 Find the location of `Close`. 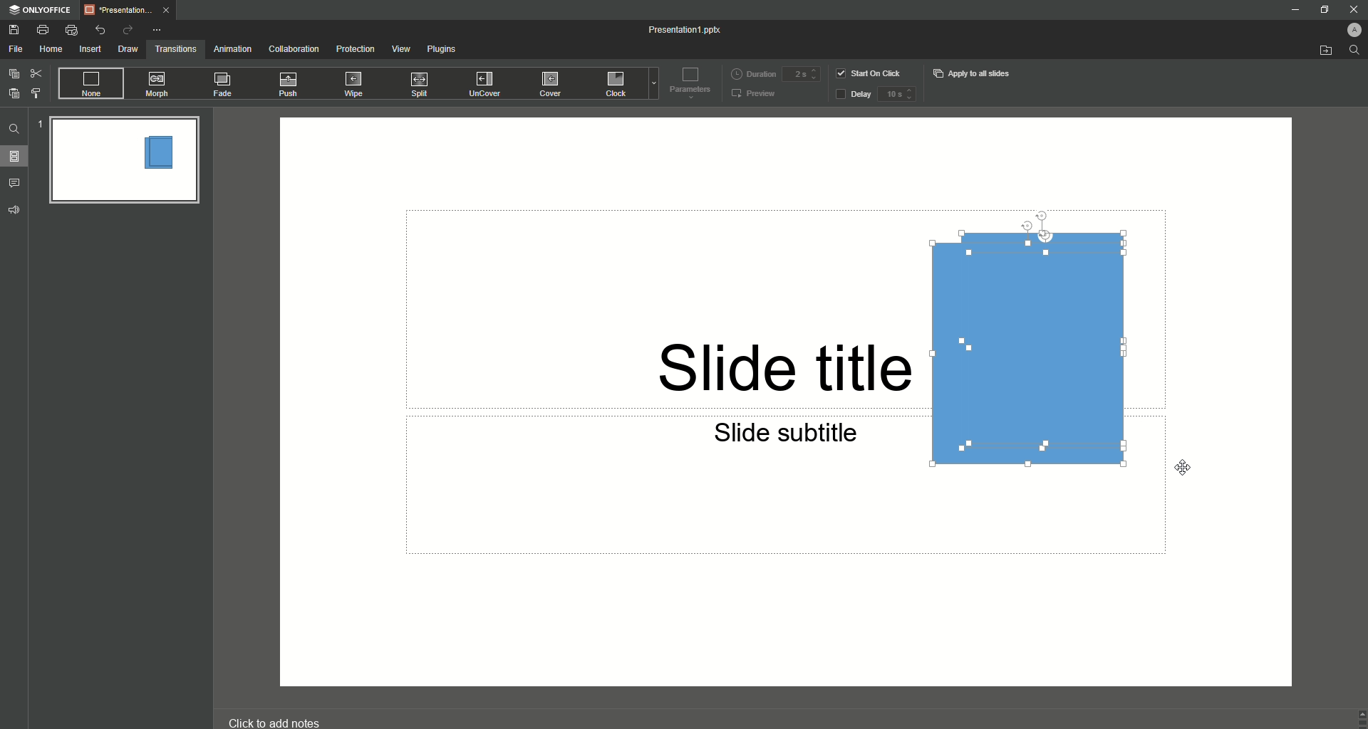

Close is located at coordinates (1347, 9).